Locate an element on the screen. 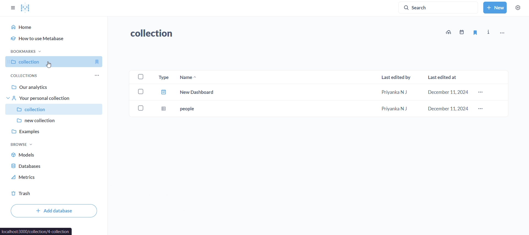 This screenshot has height=235, width=529. new dashboard is located at coordinates (210, 91).